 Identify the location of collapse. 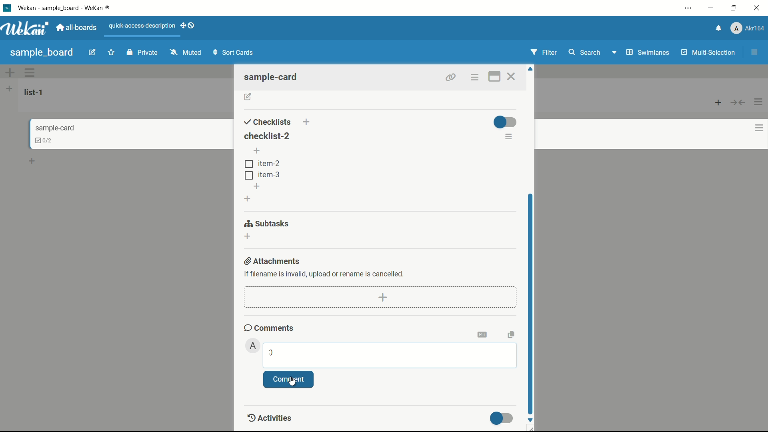
(738, 103).